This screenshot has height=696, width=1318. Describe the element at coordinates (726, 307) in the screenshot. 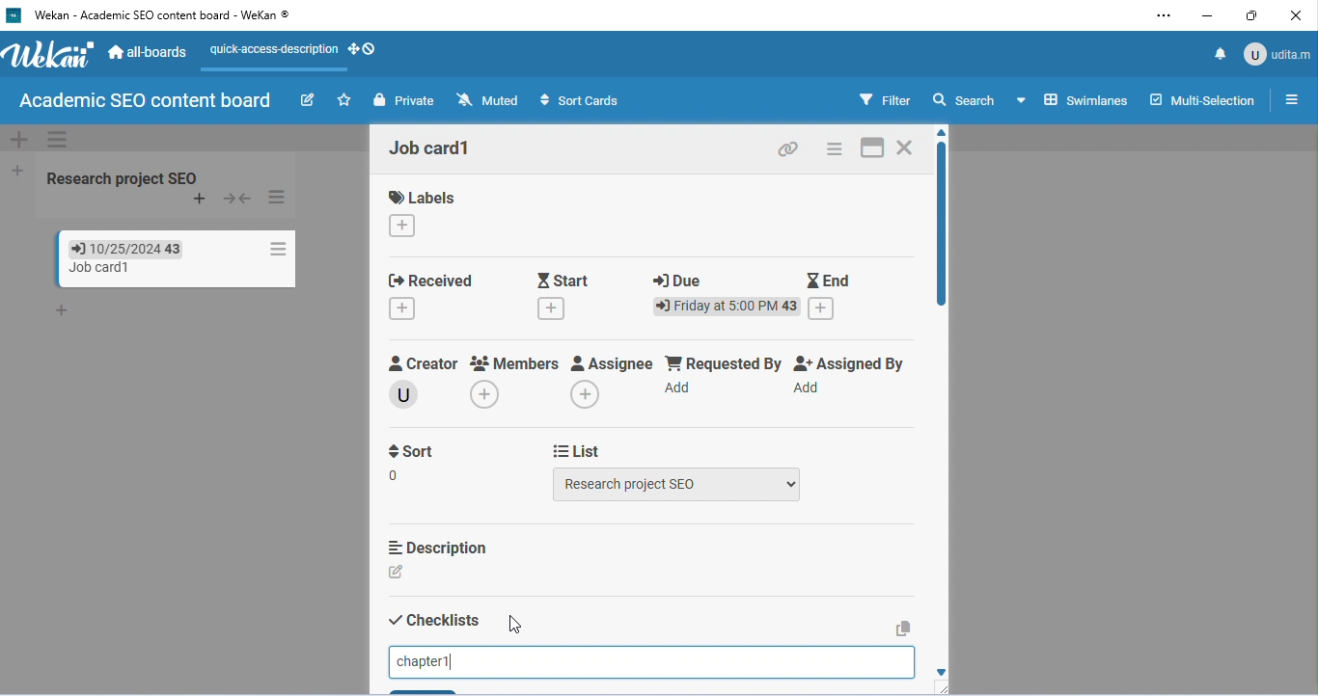

I see `due date and time` at that location.